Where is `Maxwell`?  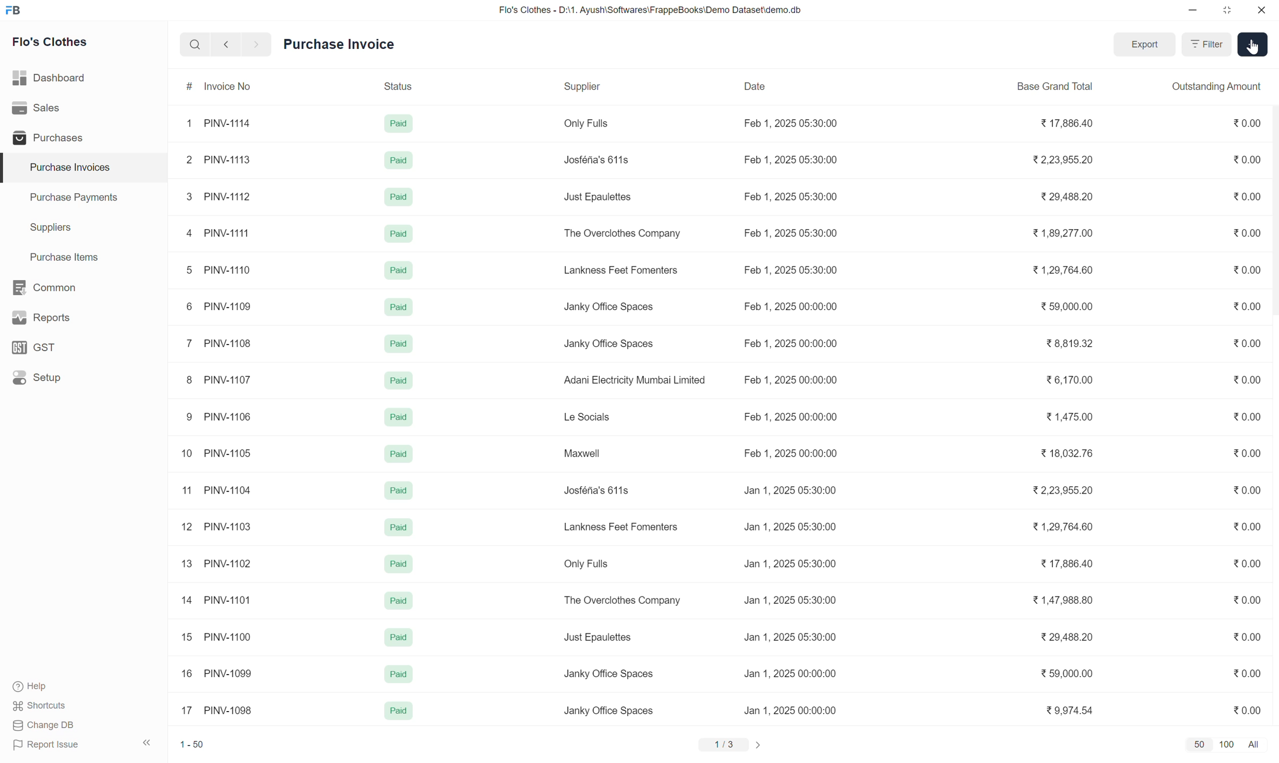
Maxwell is located at coordinates (584, 453).